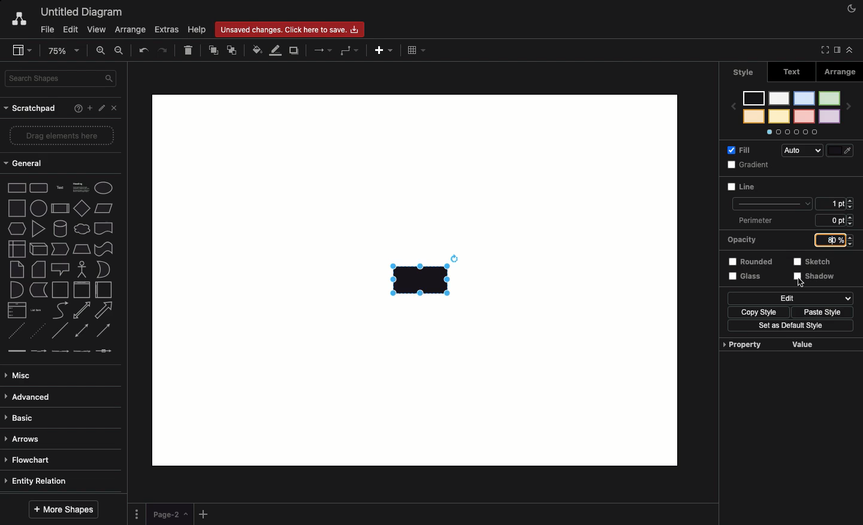  I want to click on color 1, so click(829, 98).